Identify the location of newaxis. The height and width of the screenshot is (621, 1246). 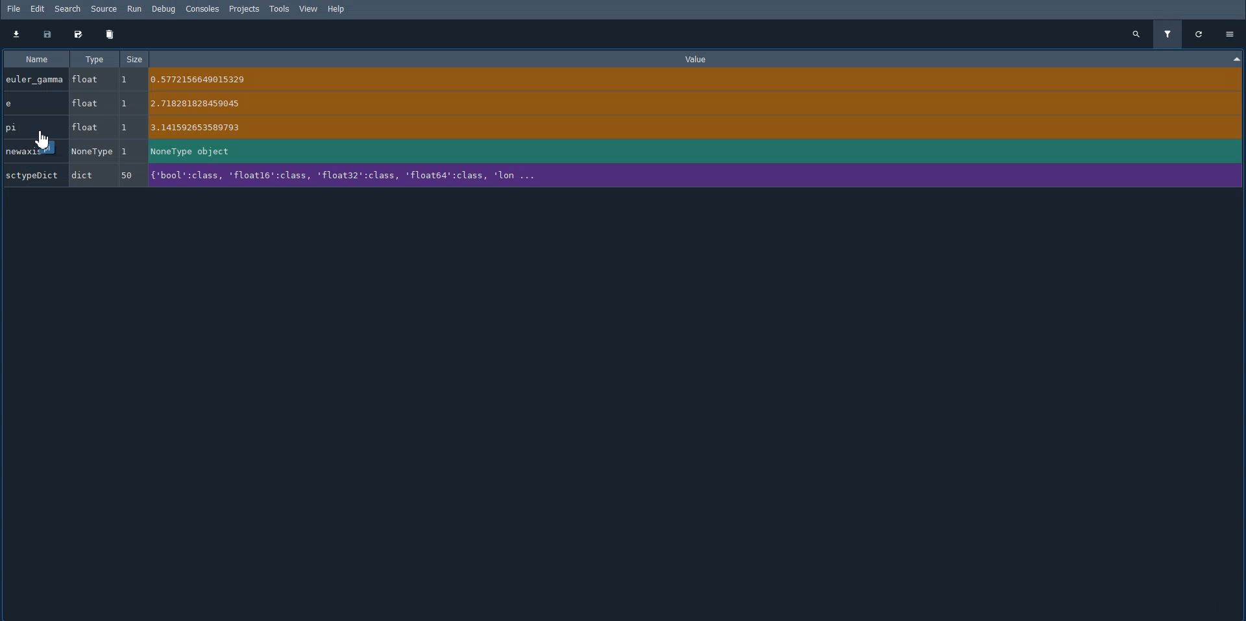
(623, 151).